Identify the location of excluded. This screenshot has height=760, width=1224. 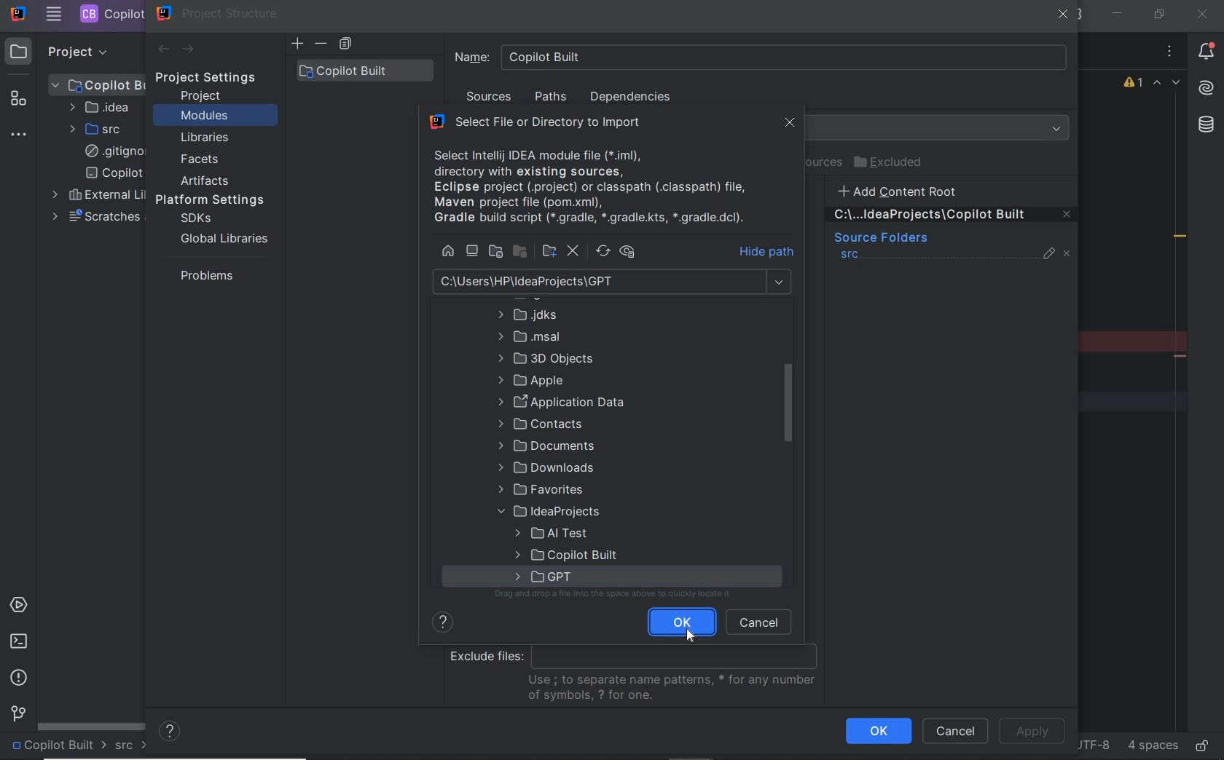
(891, 162).